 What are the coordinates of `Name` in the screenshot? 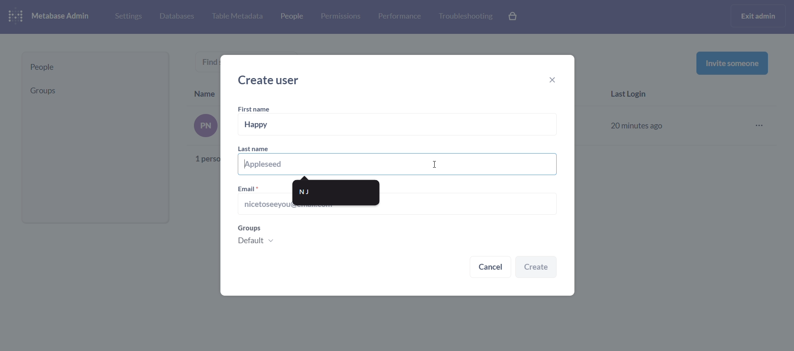 It's located at (205, 92).